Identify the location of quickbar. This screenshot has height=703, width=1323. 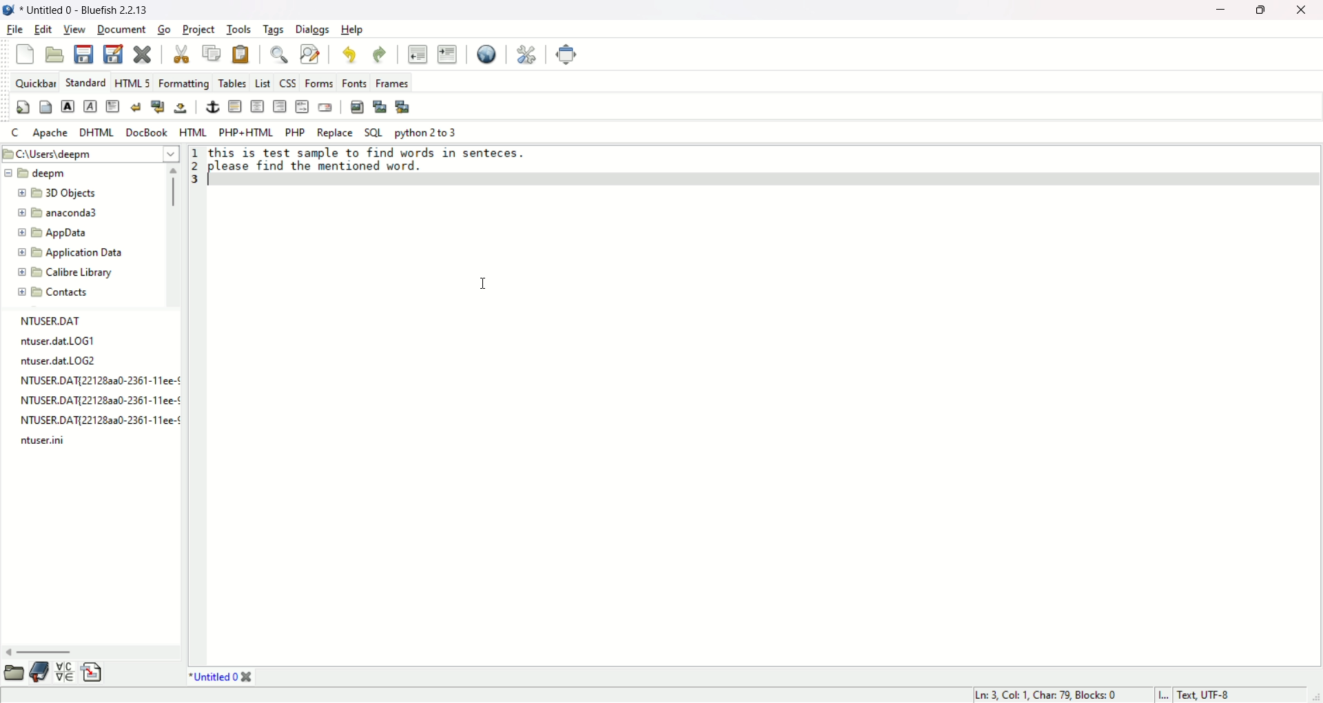
(34, 81).